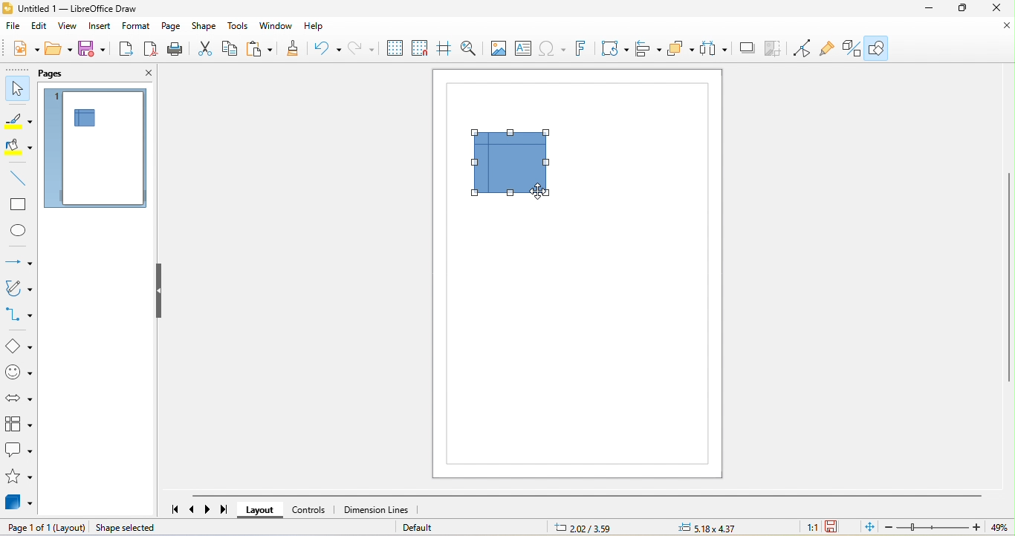 The image size is (1015, 536). I want to click on untitled 1- libre office draw, so click(77, 9).